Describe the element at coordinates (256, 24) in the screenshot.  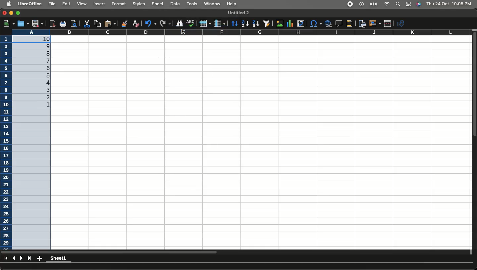
I see `Sort descending` at that location.